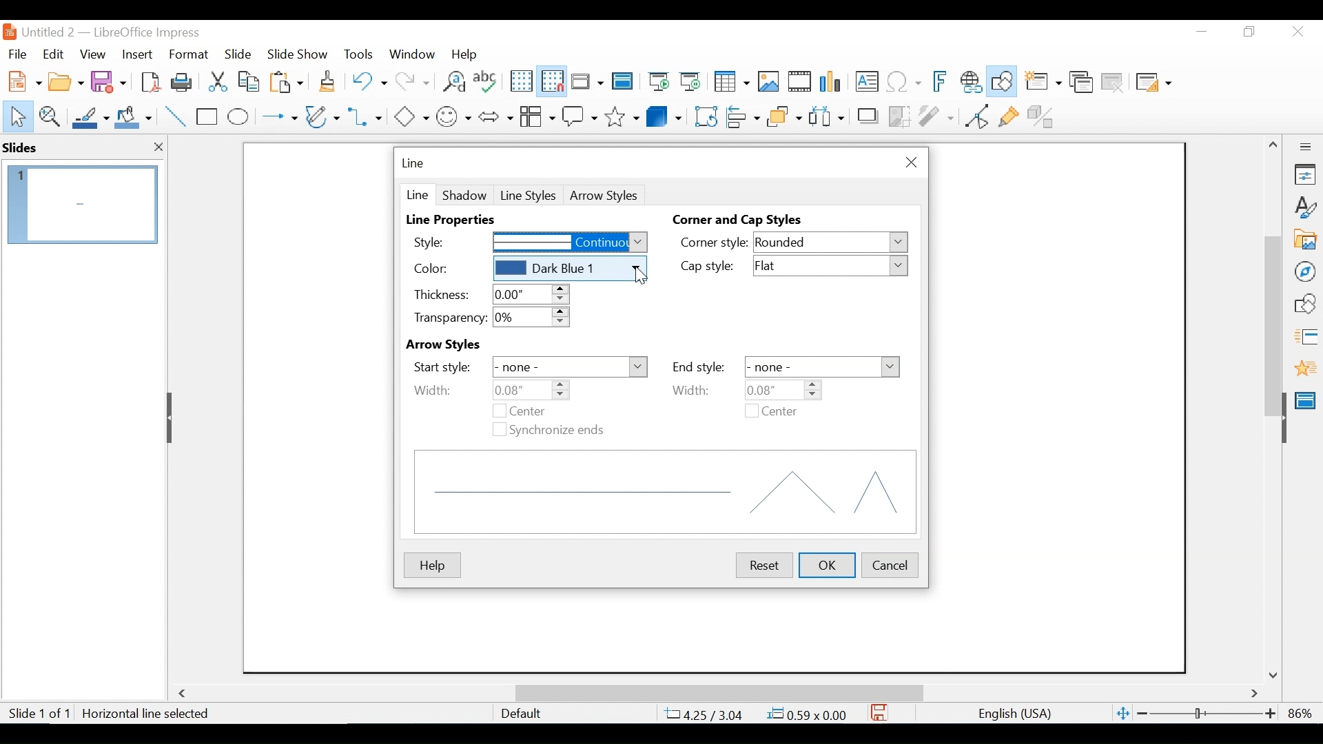  I want to click on Insert Frontwork, so click(941, 82).